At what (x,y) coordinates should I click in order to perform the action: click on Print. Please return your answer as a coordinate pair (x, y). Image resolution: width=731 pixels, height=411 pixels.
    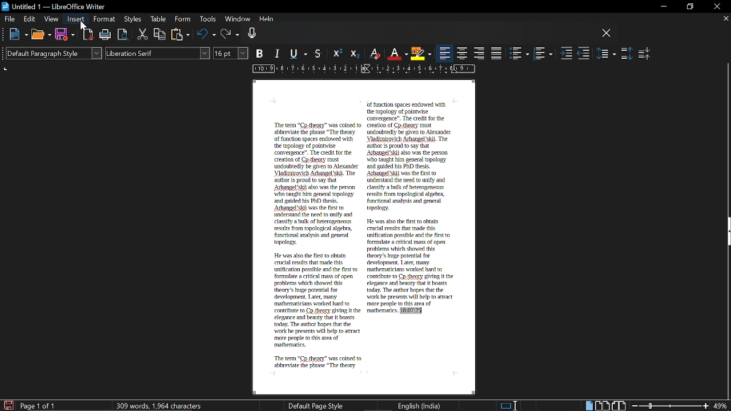
    Looking at the image, I should click on (106, 35).